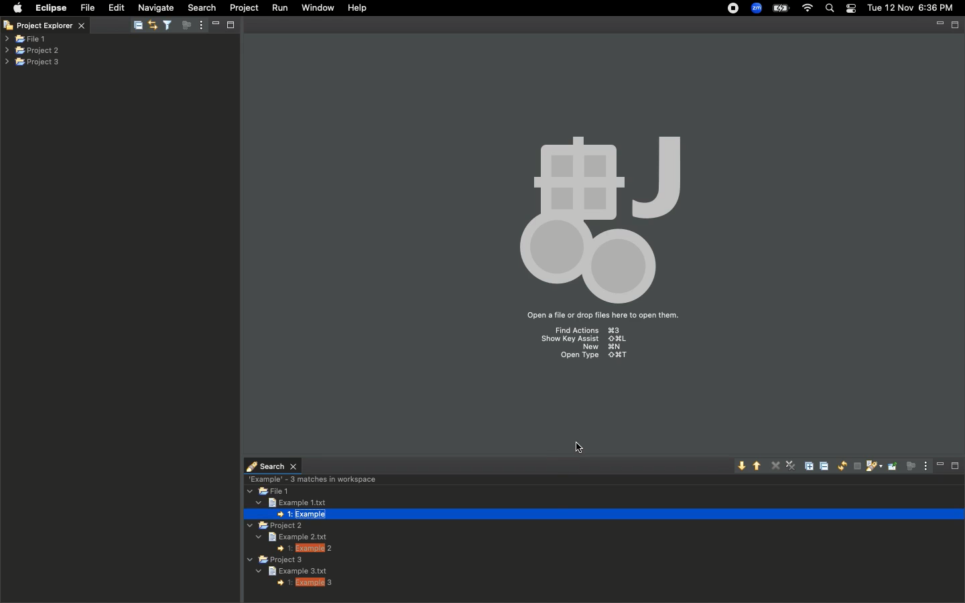 The height and width of the screenshot is (603, 965). I want to click on Maximize, so click(956, 25).